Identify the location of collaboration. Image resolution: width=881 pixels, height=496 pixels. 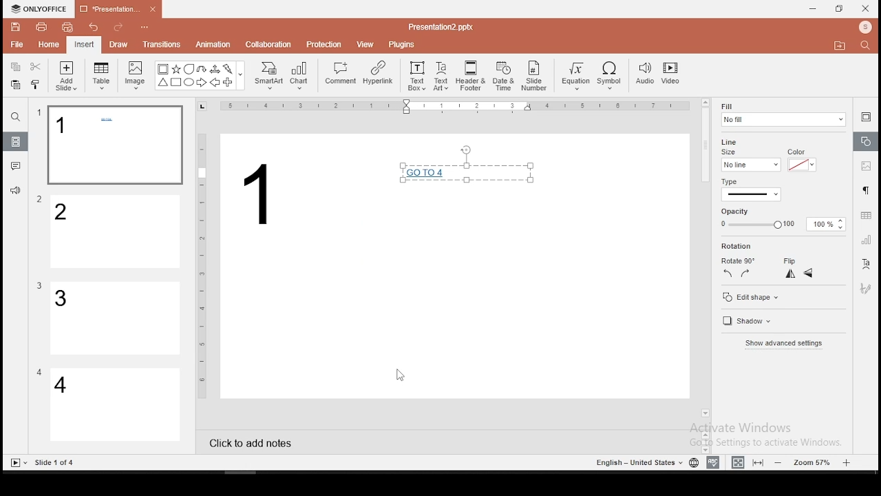
(270, 43).